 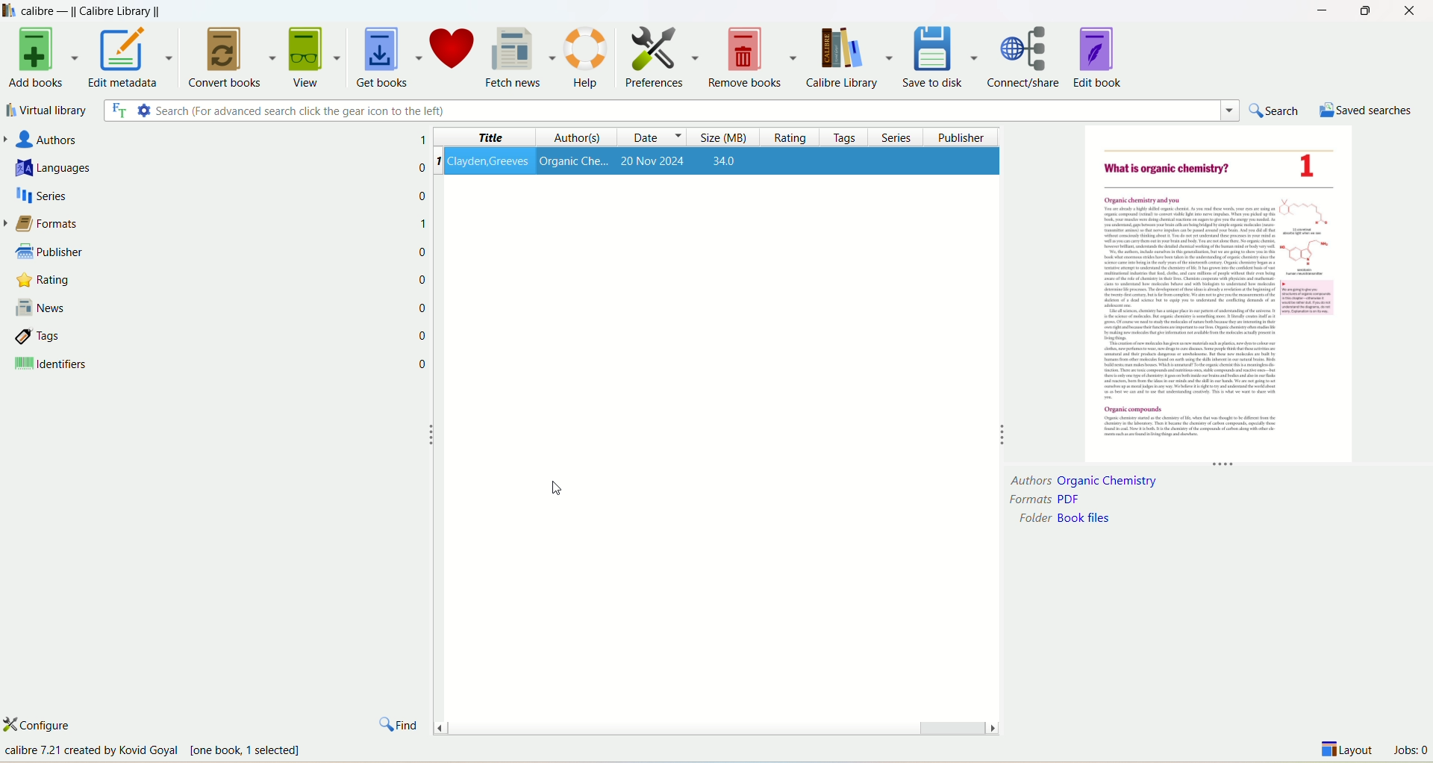 What do you see at coordinates (399, 721) in the screenshot?
I see `find` at bounding box center [399, 721].